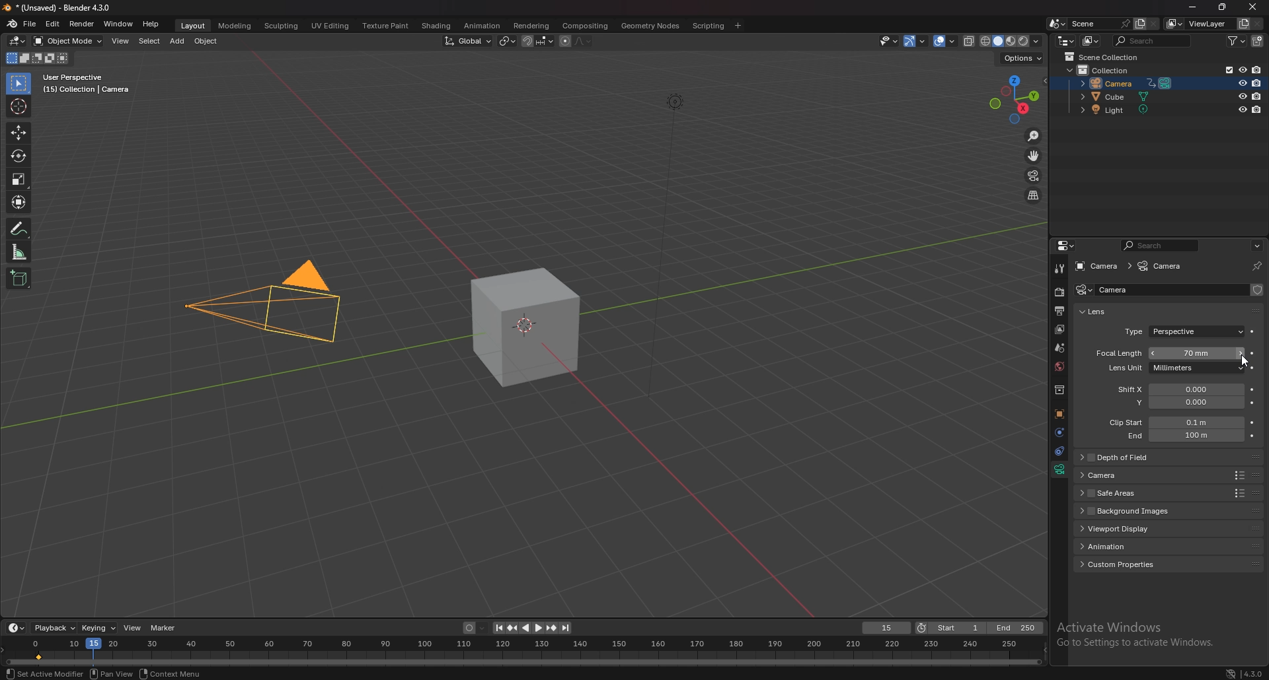 This screenshot has height=680, width=1269. I want to click on render, so click(81, 23).